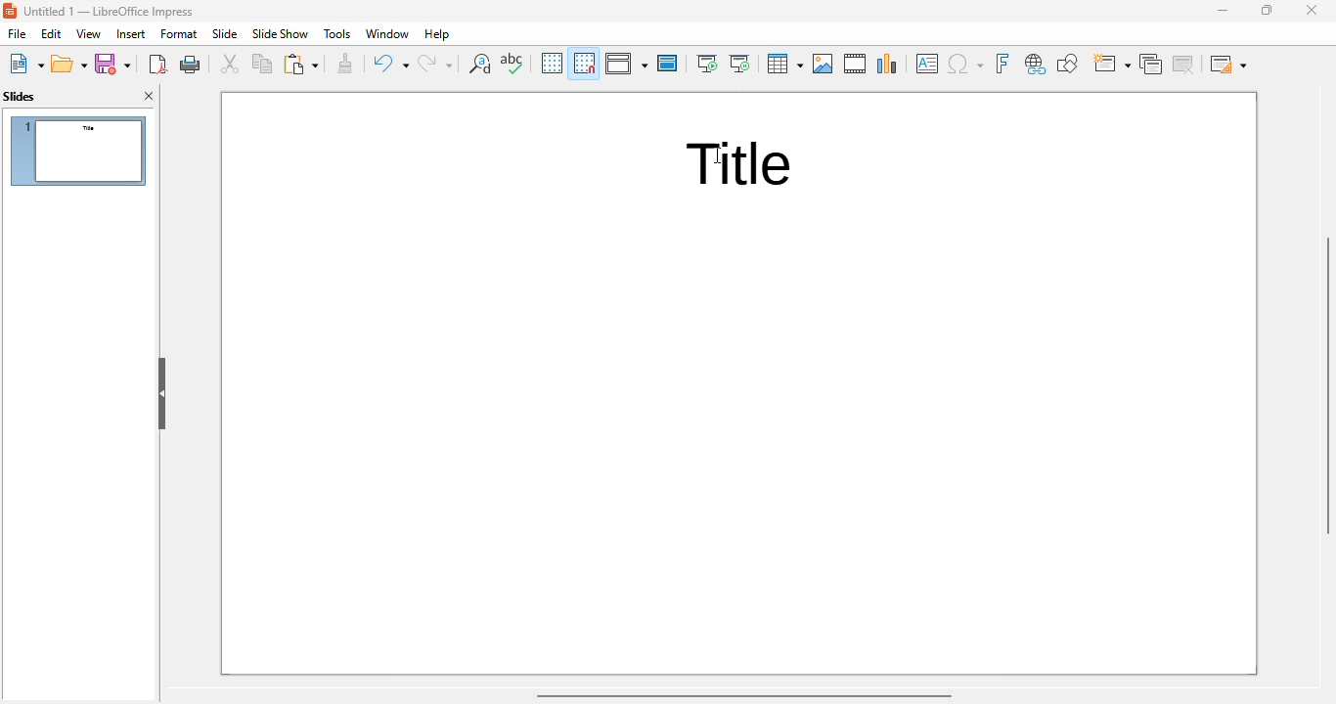 This screenshot has width=1336, height=704. I want to click on slide layout, so click(1228, 64).